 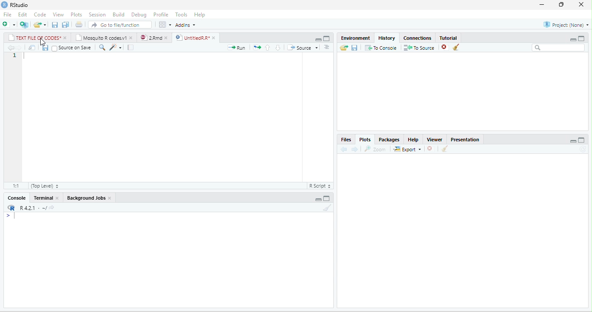 I want to click on logo, so click(x=5, y=4).